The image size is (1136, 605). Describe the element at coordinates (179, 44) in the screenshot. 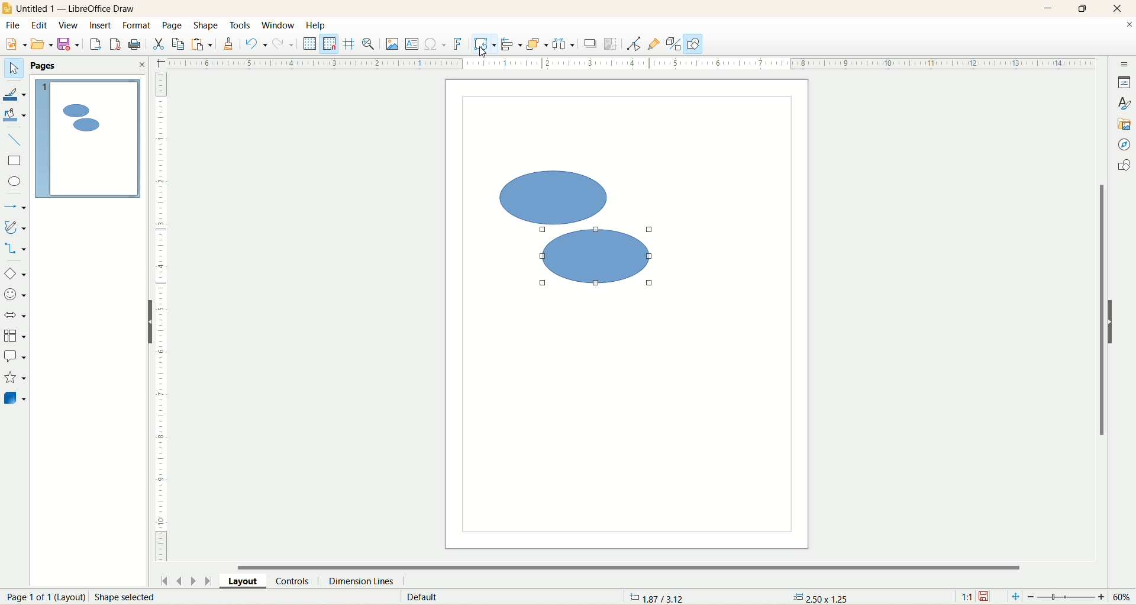

I see `copy` at that location.